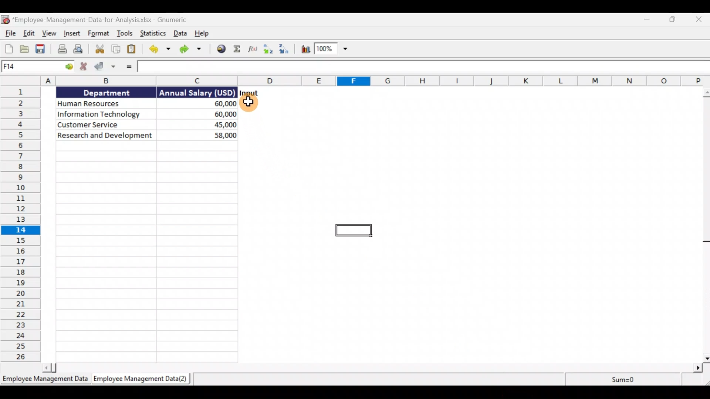 This screenshot has width=710, height=399. Describe the element at coordinates (147, 251) in the screenshot. I see `cells` at that location.